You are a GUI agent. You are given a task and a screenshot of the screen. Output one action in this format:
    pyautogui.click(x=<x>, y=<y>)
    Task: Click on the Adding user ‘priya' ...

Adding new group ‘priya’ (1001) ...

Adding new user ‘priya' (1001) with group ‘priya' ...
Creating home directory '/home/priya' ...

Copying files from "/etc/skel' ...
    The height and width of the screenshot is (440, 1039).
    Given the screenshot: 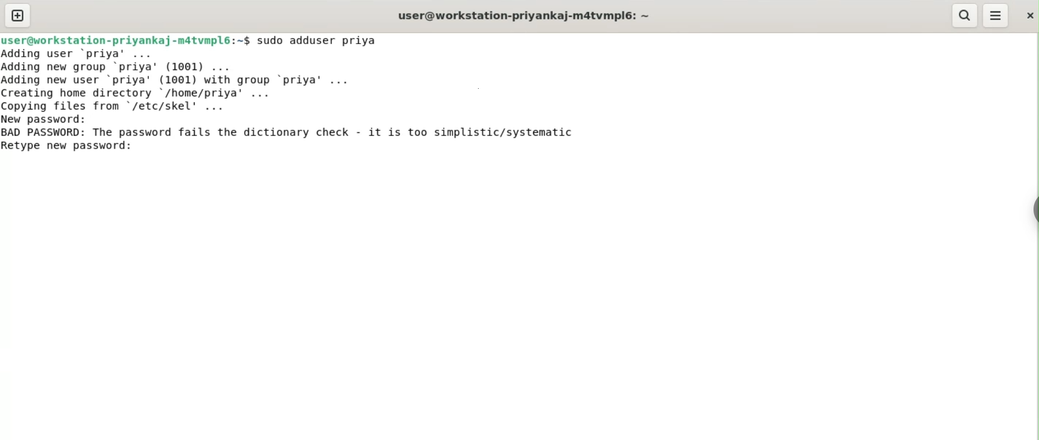 What is the action you would take?
    pyautogui.click(x=182, y=80)
    